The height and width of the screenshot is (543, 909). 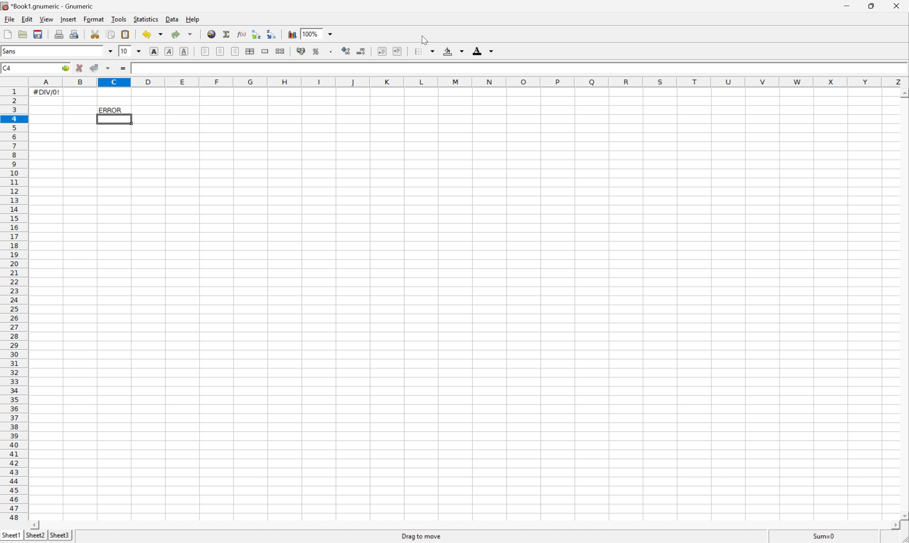 What do you see at coordinates (47, 92) in the screenshot?
I see `#DIV/0!` at bounding box center [47, 92].